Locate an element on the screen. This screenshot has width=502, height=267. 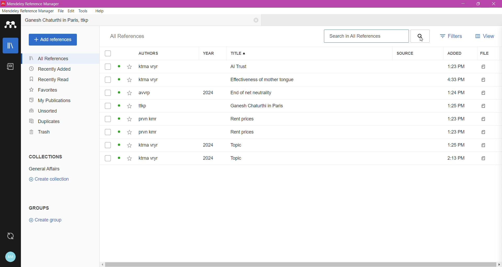
add to favorites is located at coordinates (130, 119).